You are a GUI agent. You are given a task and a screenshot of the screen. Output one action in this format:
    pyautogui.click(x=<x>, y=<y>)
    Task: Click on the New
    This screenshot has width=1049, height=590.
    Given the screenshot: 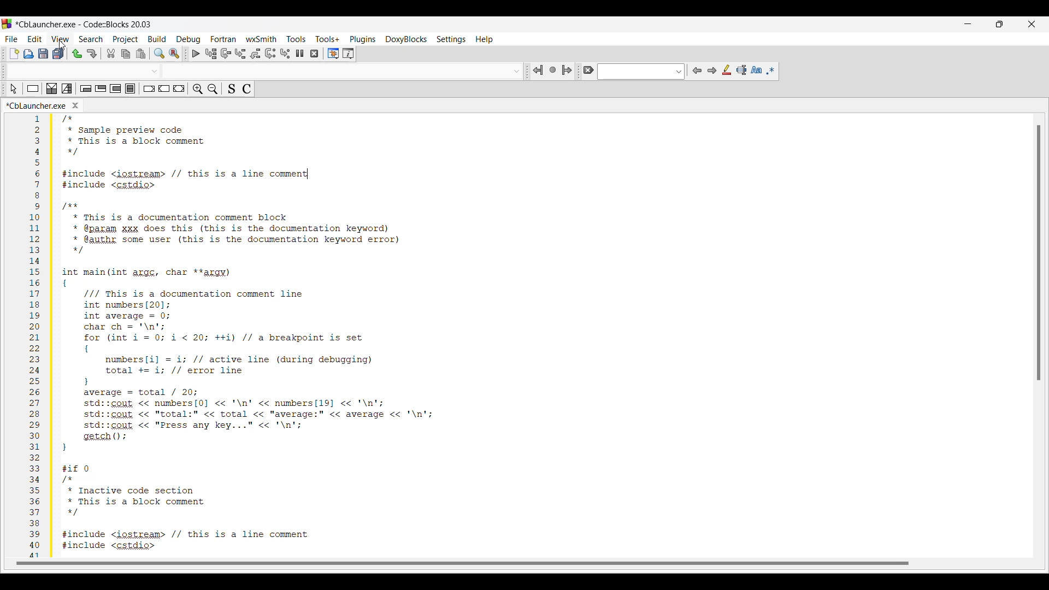 What is the action you would take?
    pyautogui.click(x=14, y=54)
    